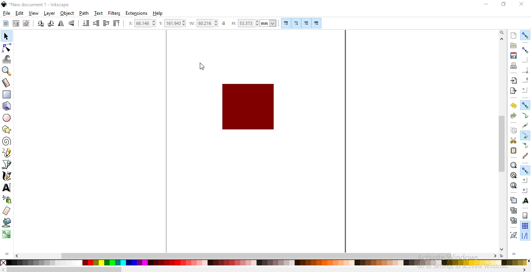 This screenshot has width=531, height=272. Describe the element at coordinates (526, 50) in the screenshot. I see `snap bounding boxes` at that location.